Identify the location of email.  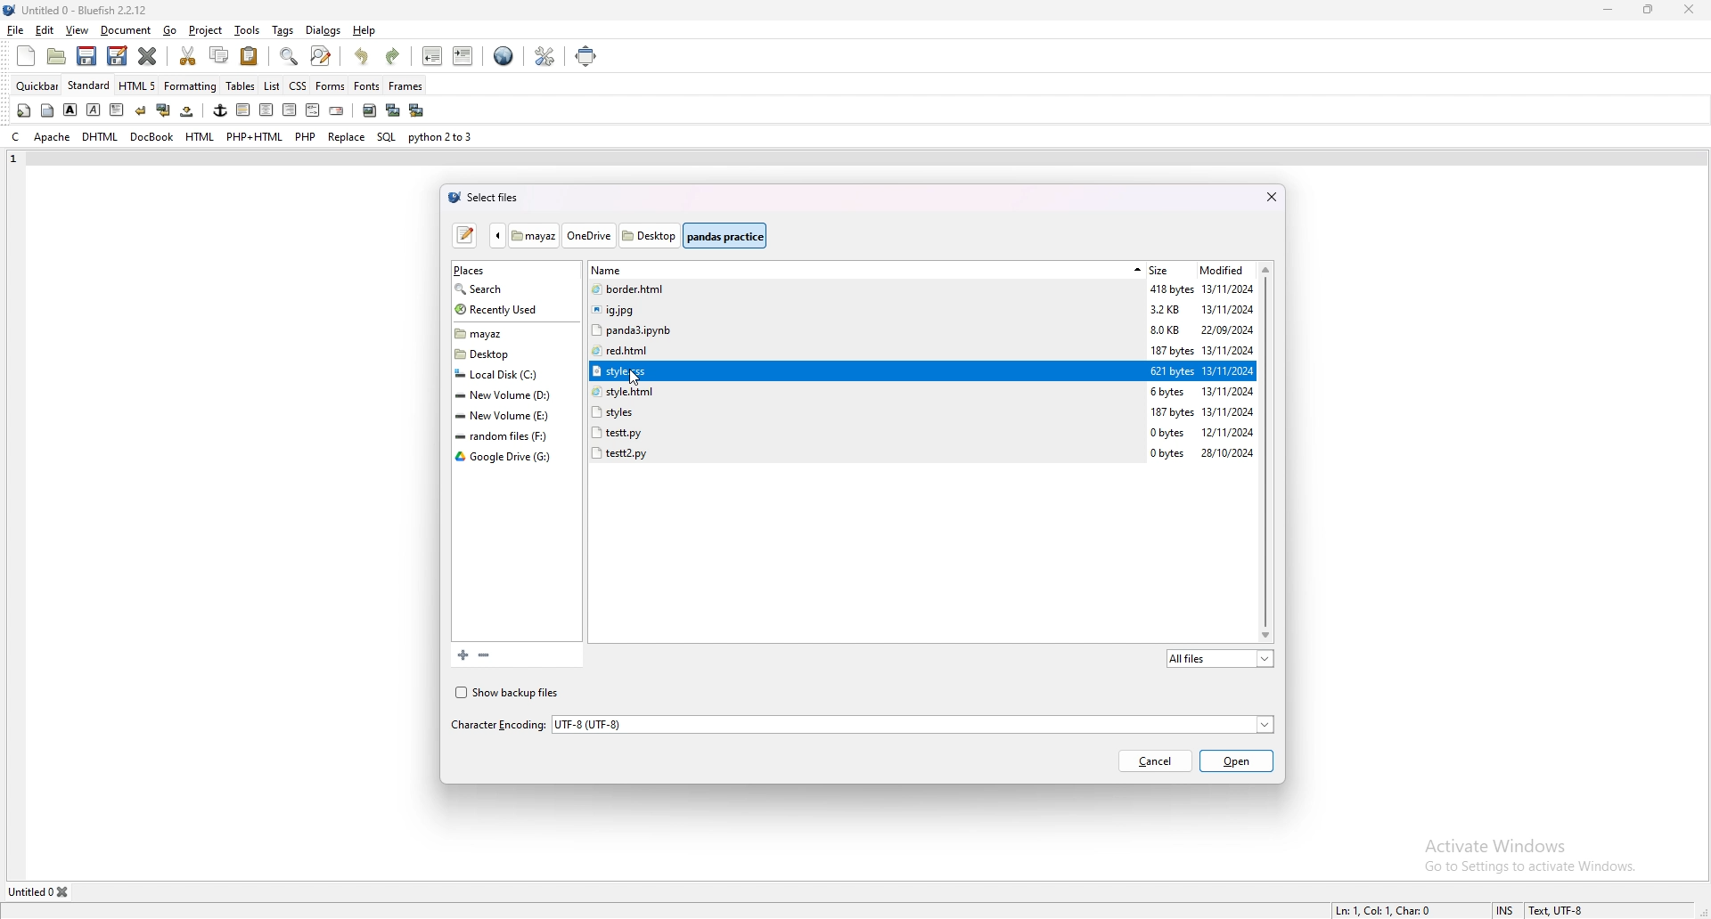
(338, 110).